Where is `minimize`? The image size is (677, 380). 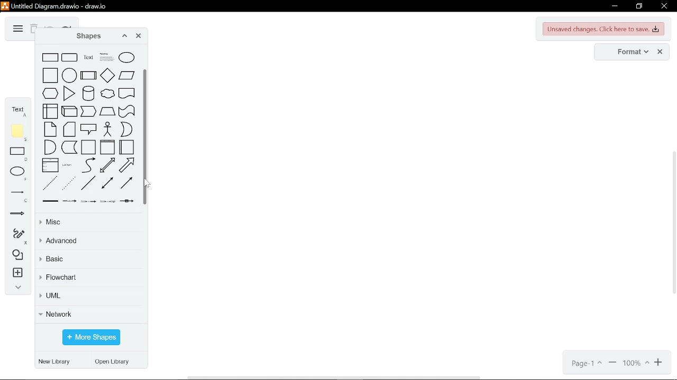
minimize is located at coordinates (614, 6).